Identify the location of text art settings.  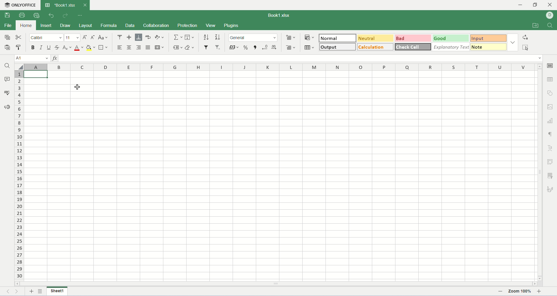
(551, 148).